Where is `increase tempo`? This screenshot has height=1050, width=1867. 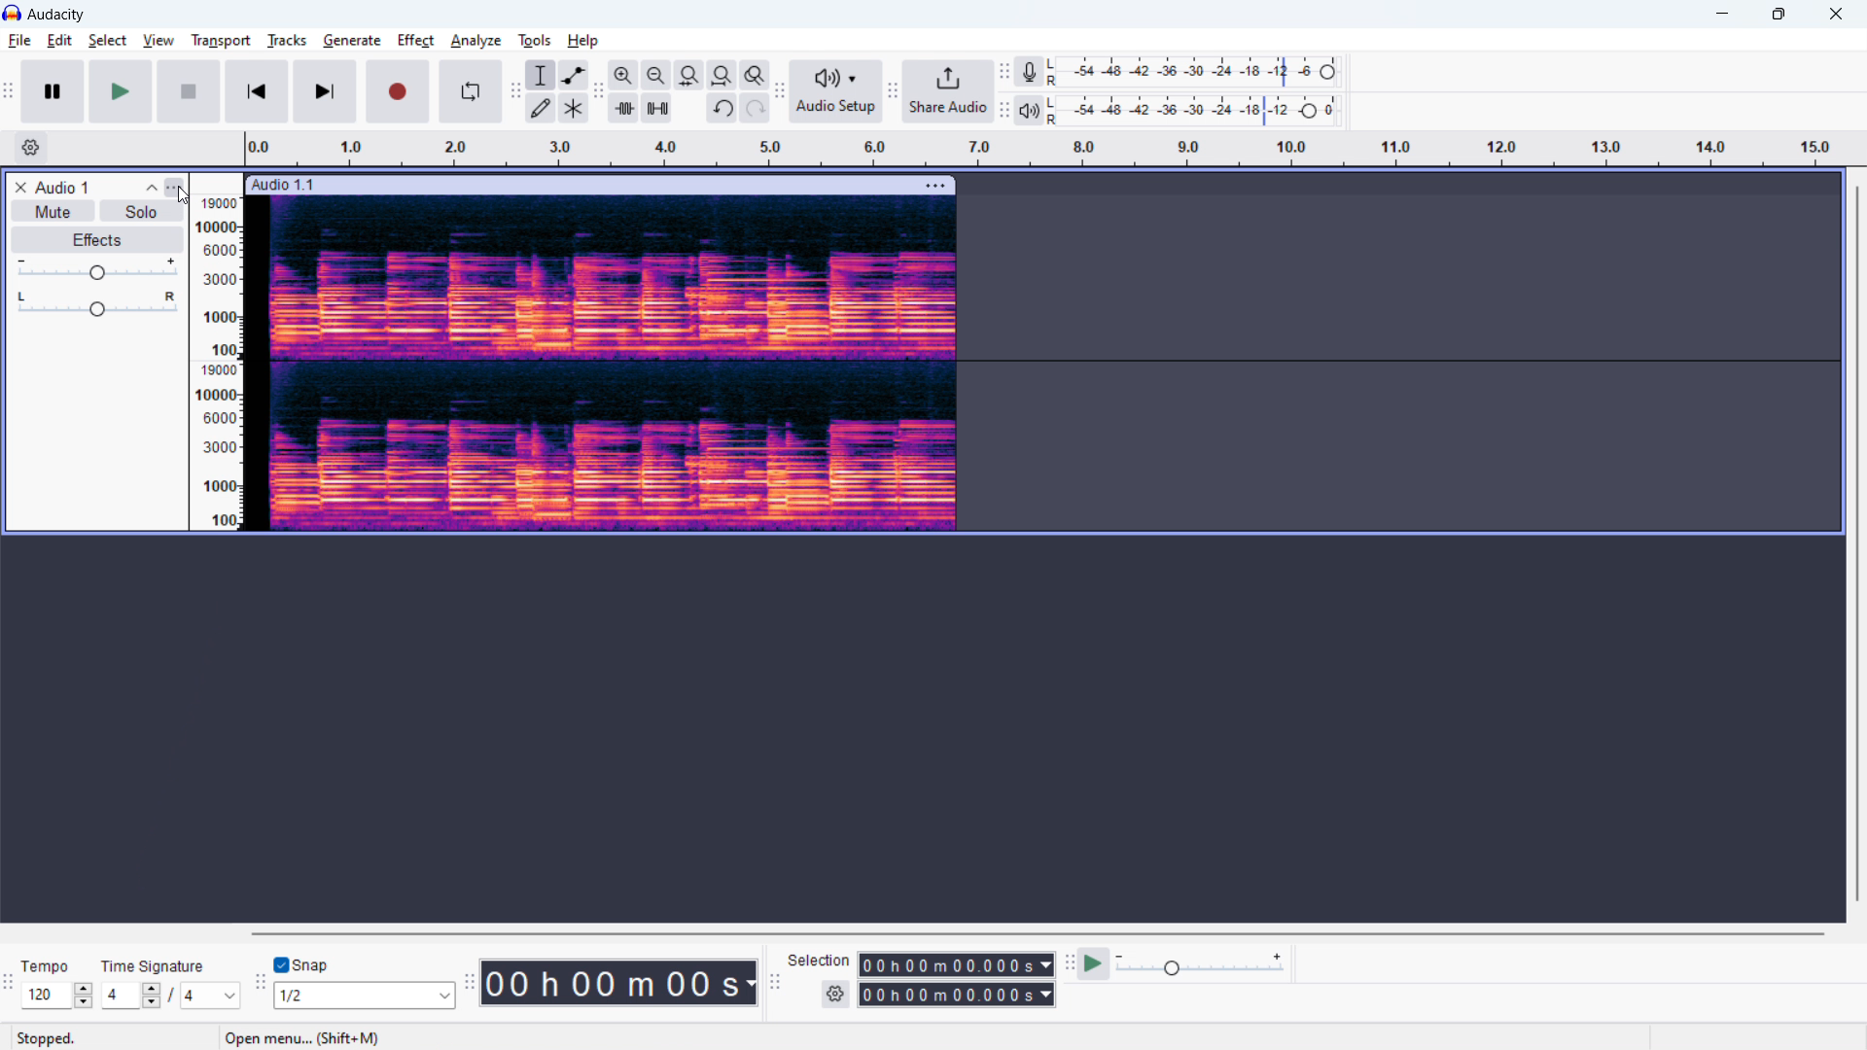
increase tempo is located at coordinates (84, 987).